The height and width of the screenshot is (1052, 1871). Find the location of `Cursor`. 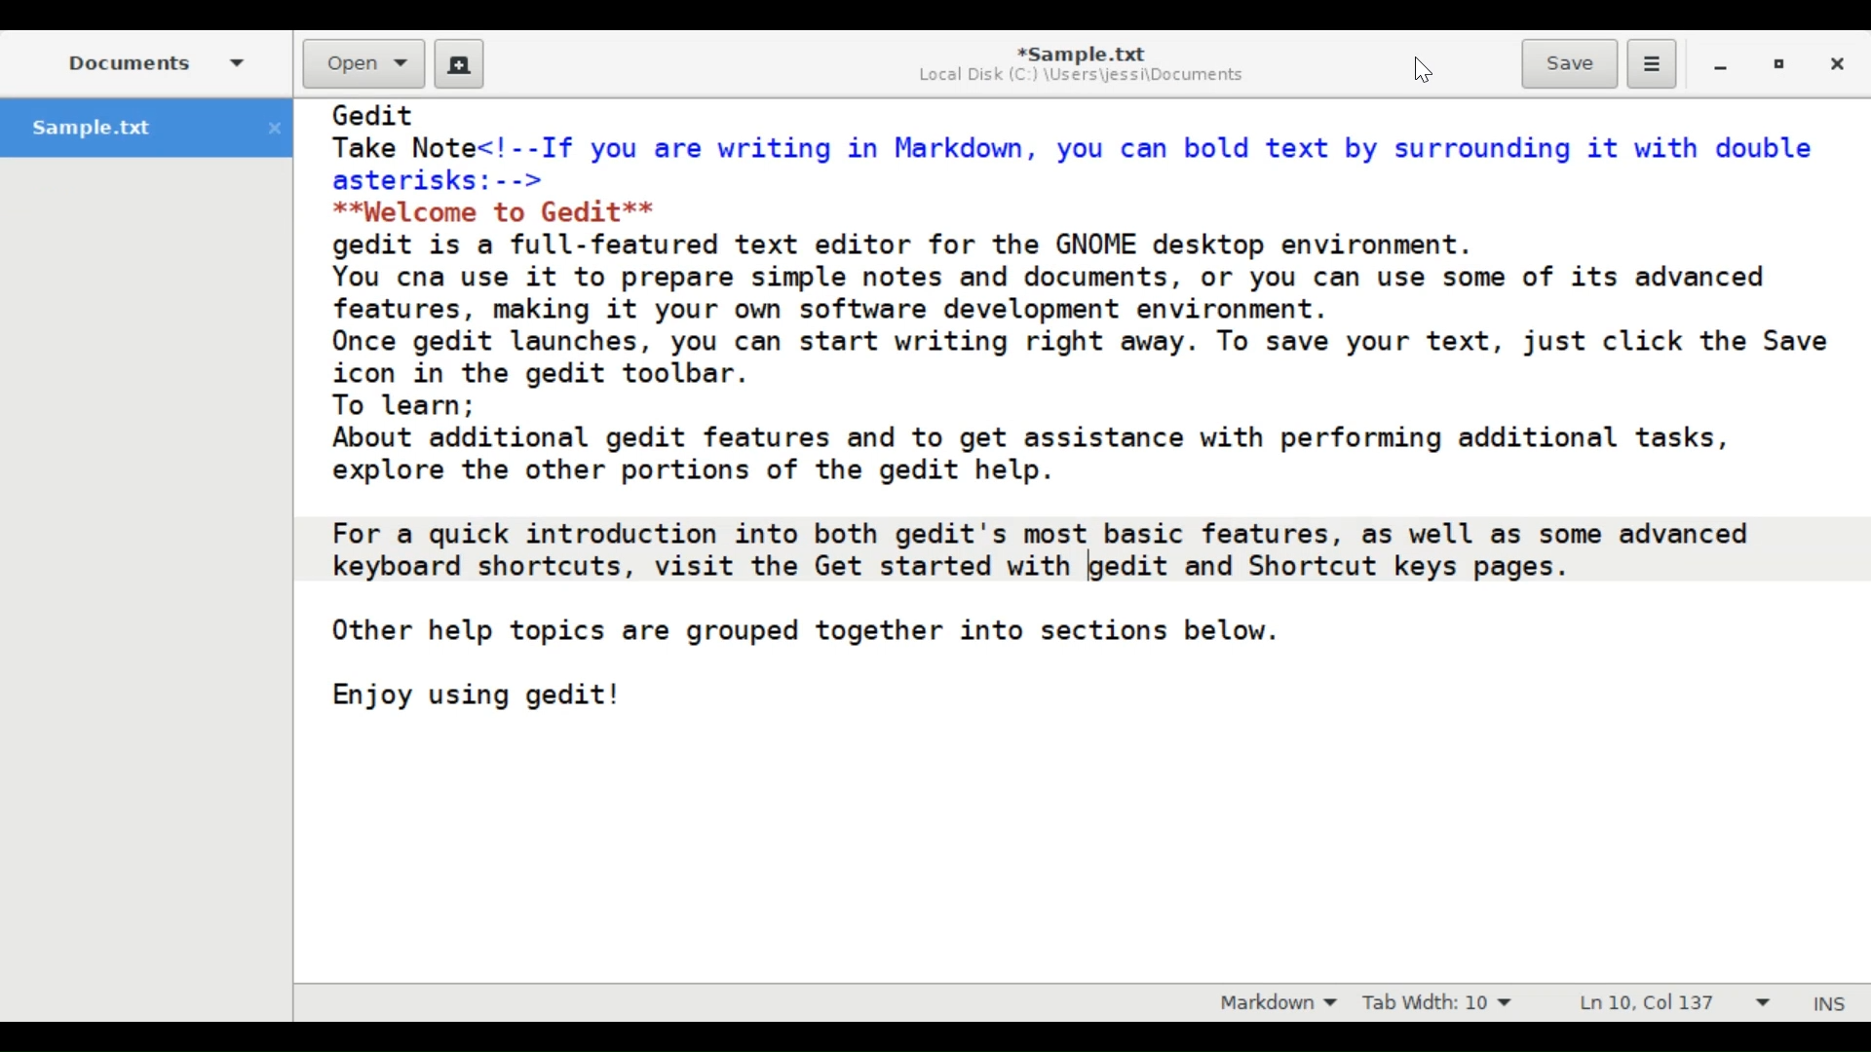

Cursor is located at coordinates (1424, 73).